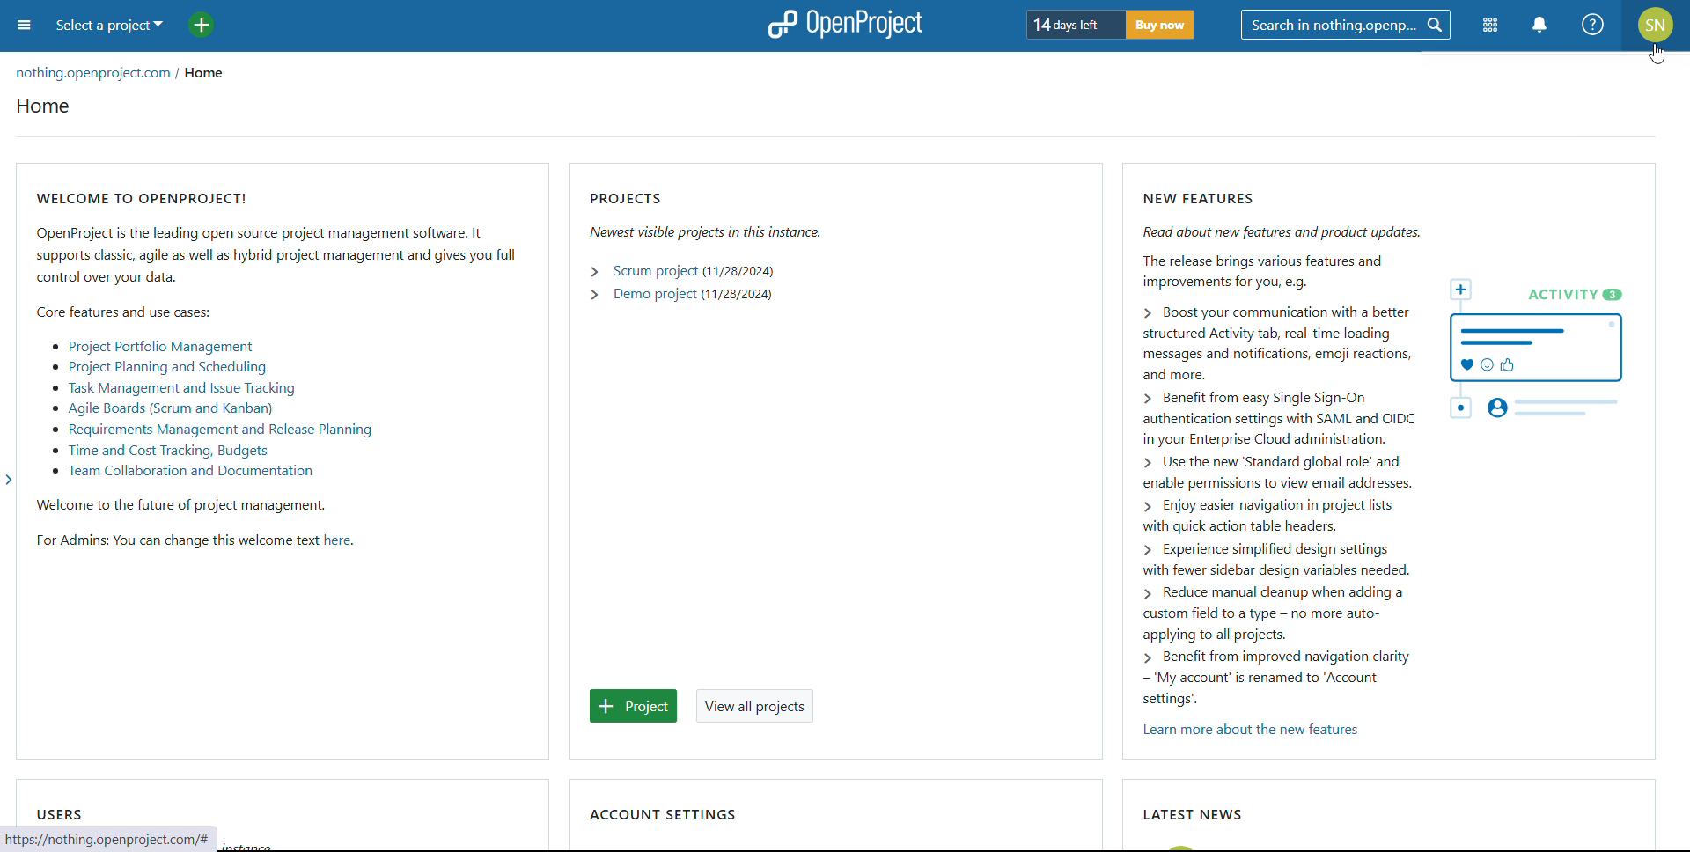 The image size is (1690, 852). Describe the element at coordinates (1160, 25) in the screenshot. I see `buy now` at that location.